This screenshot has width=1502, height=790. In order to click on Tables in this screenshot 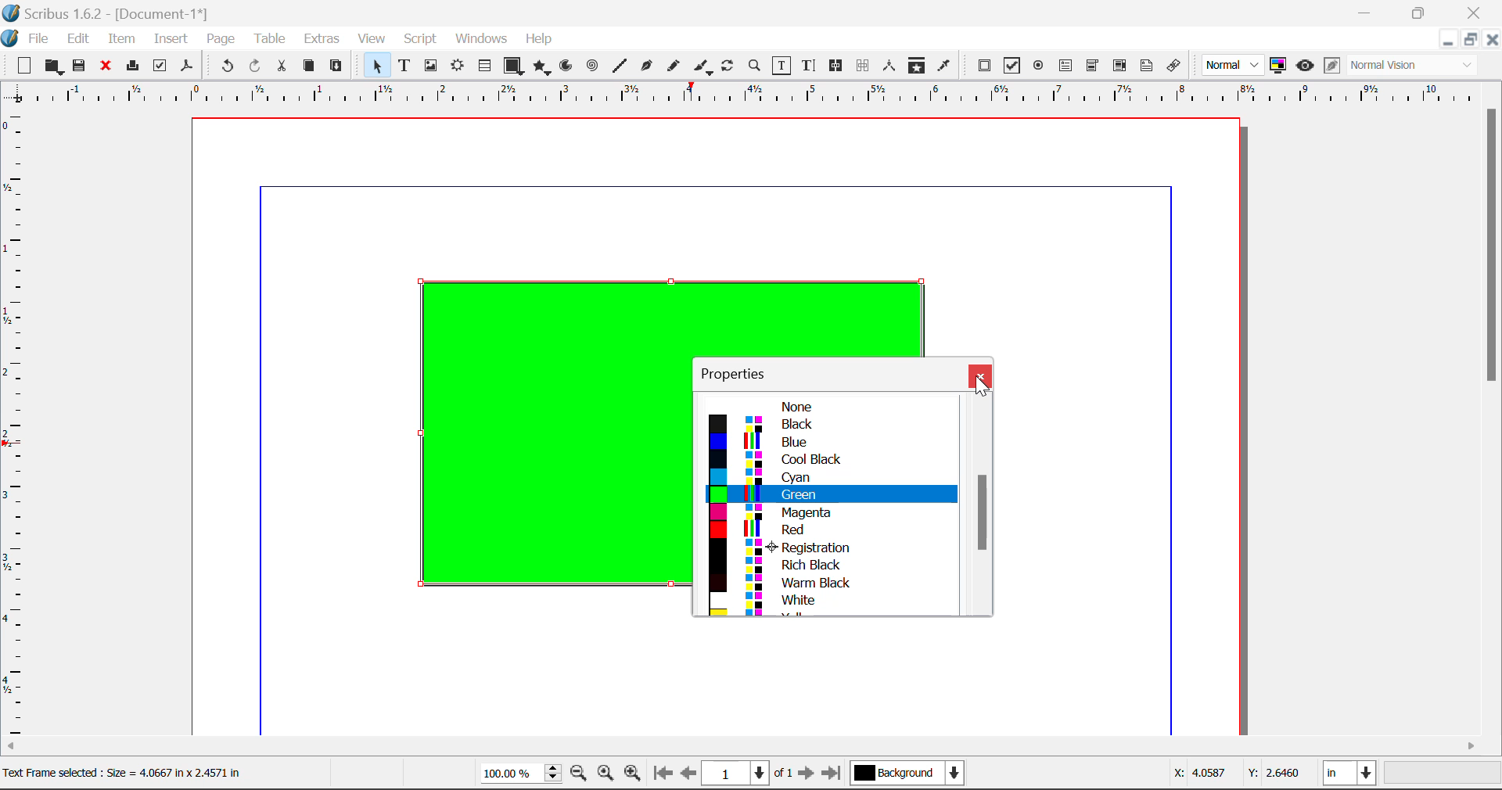, I will do `click(484, 66)`.